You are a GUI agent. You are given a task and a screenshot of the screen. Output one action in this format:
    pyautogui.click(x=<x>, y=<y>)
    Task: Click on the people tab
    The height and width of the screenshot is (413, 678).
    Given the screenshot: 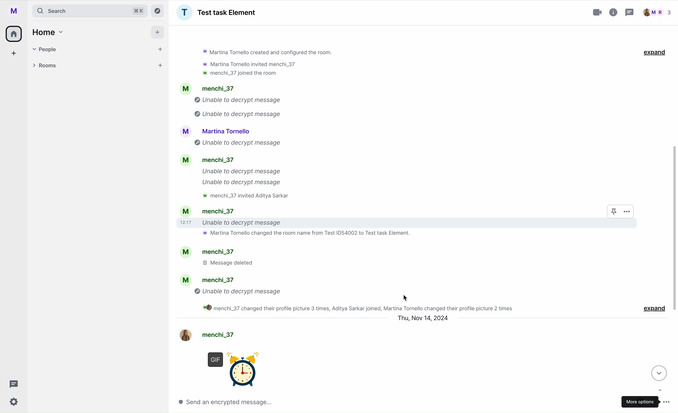 What is the action you would take?
    pyautogui.click(x=98, y=49)
    